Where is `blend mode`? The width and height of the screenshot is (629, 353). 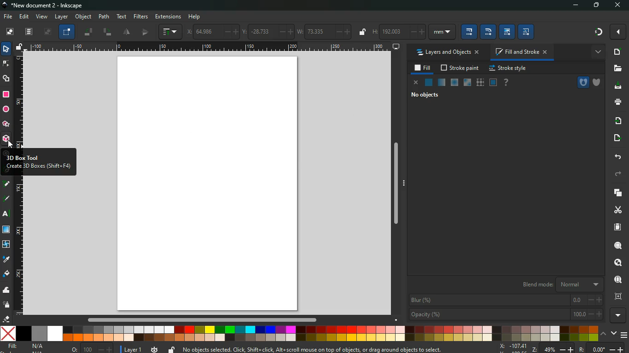 blend mode is located at coordinates (558, 285).